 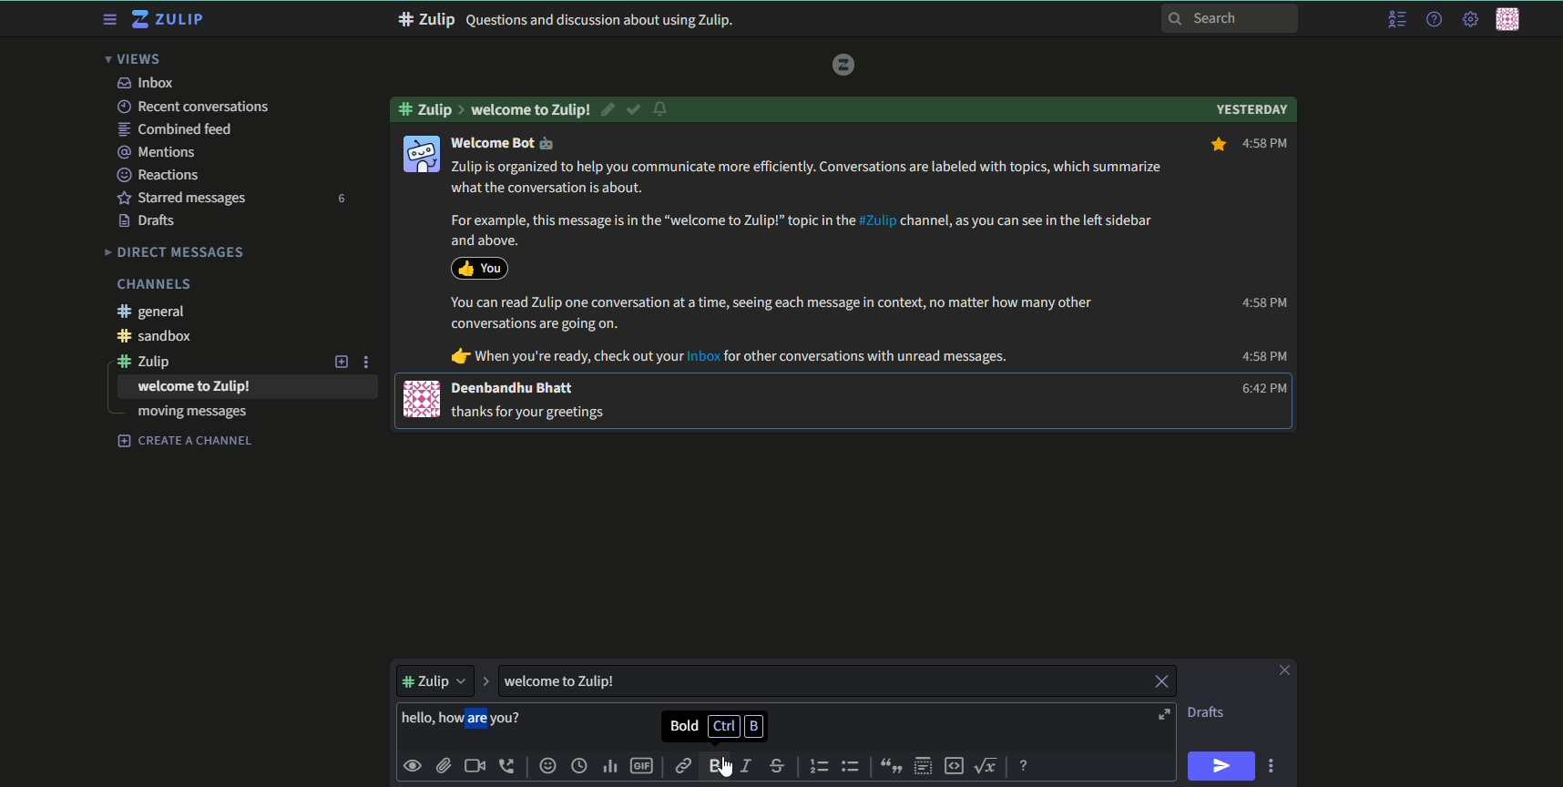 What do you see at coordinates (1259, 389) in the screenshot?
I see `6:42 PM` at bounding box center [1259, 389].